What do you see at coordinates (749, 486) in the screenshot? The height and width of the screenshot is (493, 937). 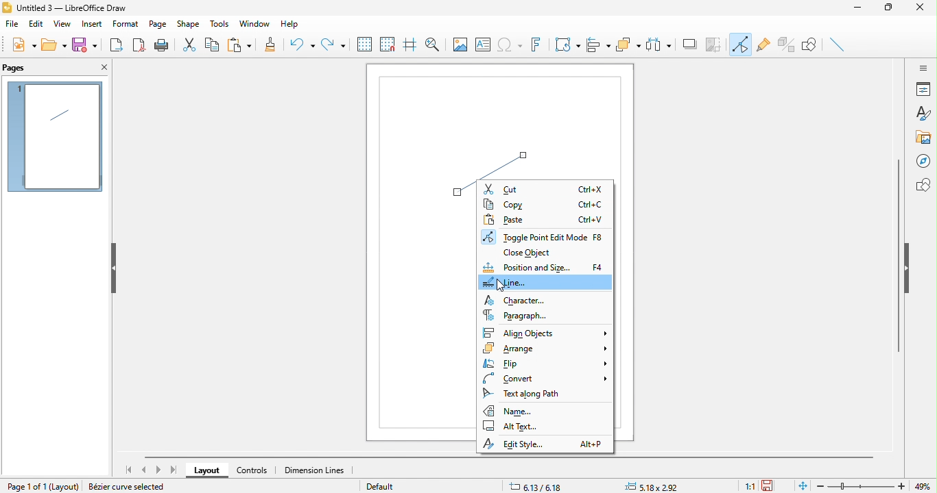 I see `1:1` at bounding box center [749, 486].